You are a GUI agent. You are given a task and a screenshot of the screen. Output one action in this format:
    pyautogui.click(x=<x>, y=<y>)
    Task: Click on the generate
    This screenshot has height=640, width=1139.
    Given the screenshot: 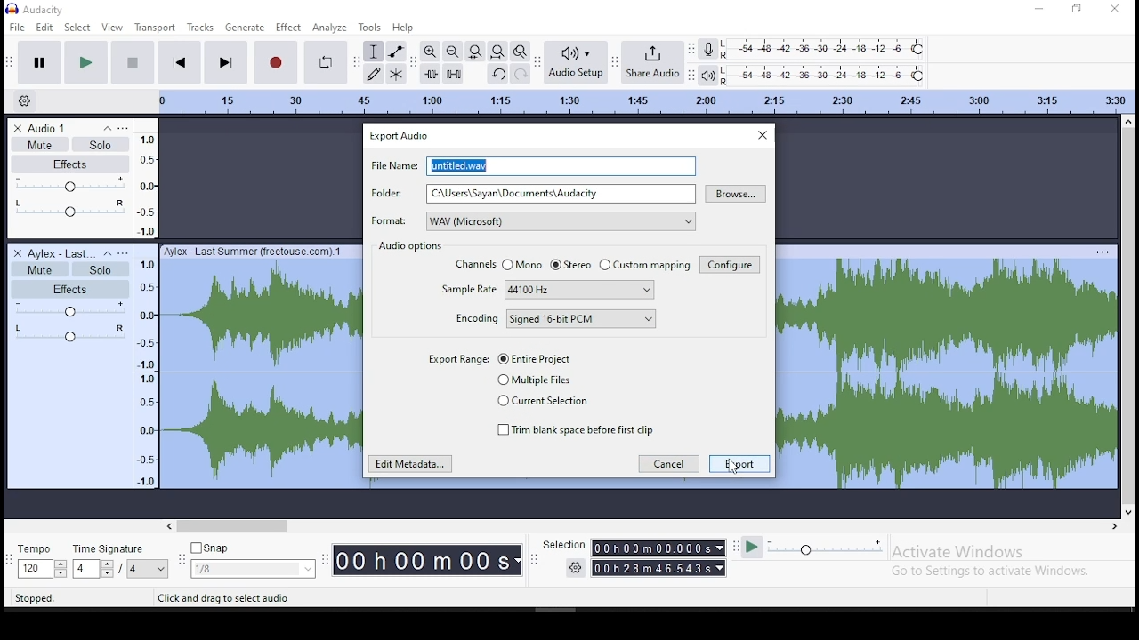 What is the action you would take?
    pyautogui.click(x=246, y=27)
    